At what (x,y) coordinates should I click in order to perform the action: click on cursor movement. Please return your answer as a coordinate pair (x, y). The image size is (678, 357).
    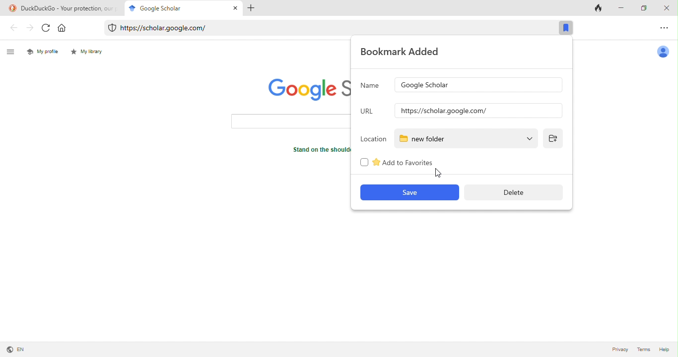
    Looking at the image, I should click on (194, 8).